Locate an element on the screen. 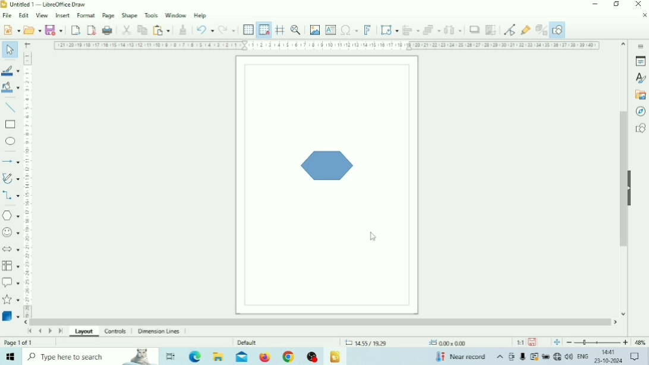 This screenshot has height=365, width=649. Edit is located at coordinates (24, 15).